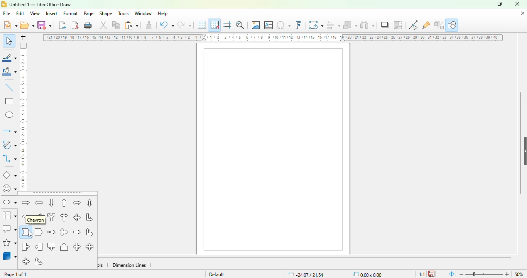 This screenshot has width=527, height=278. What do you see at coordinates (90, 217) in the screenshot?
I see `corner right arrow` at bounding box center [90, 217].